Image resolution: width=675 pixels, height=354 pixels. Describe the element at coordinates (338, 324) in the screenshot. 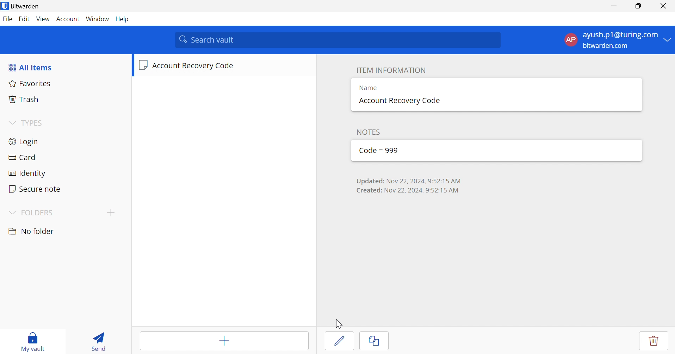

I see `Cursor` at that location.